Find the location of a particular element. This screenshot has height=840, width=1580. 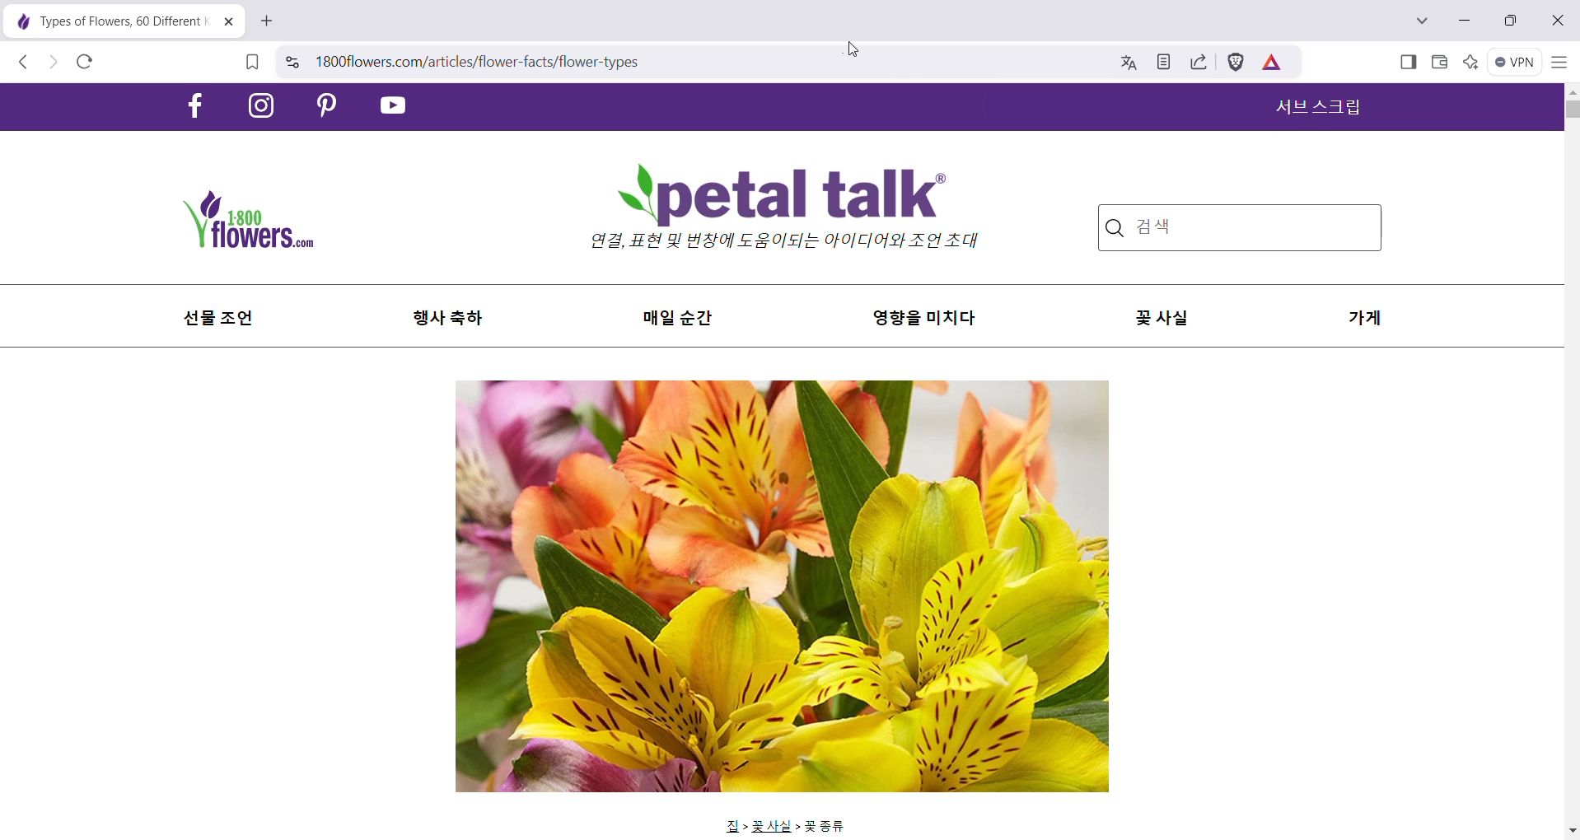

Current webpage tab is located at coordinates (104, 21).